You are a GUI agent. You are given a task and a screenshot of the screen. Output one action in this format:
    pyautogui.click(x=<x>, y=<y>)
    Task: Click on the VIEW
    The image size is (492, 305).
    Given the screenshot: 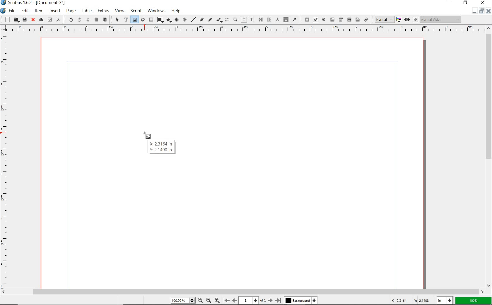 What is the action you would take?
    pyautogui.click(x=120, y=10)
    